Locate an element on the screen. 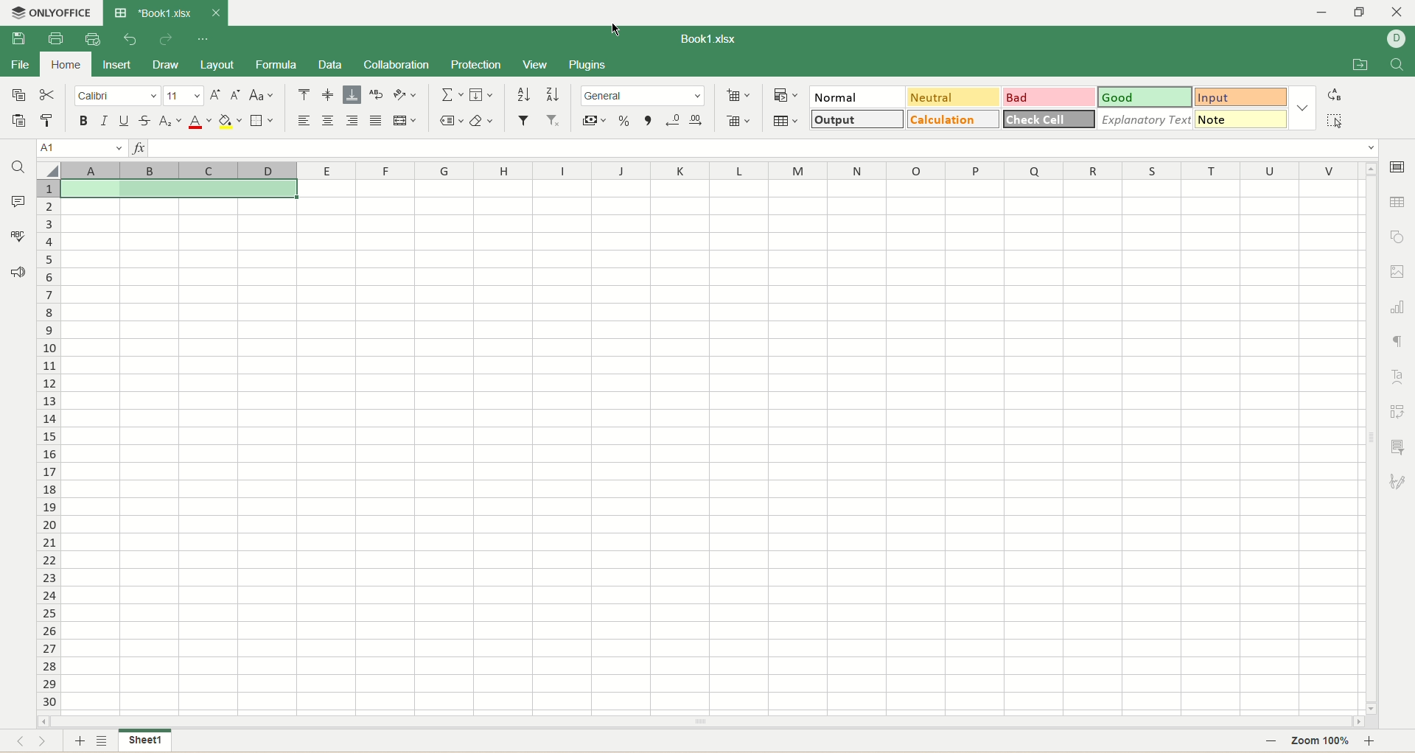 This screenshot has height=753, width=1415. align top is located at coordinates (304, 97).